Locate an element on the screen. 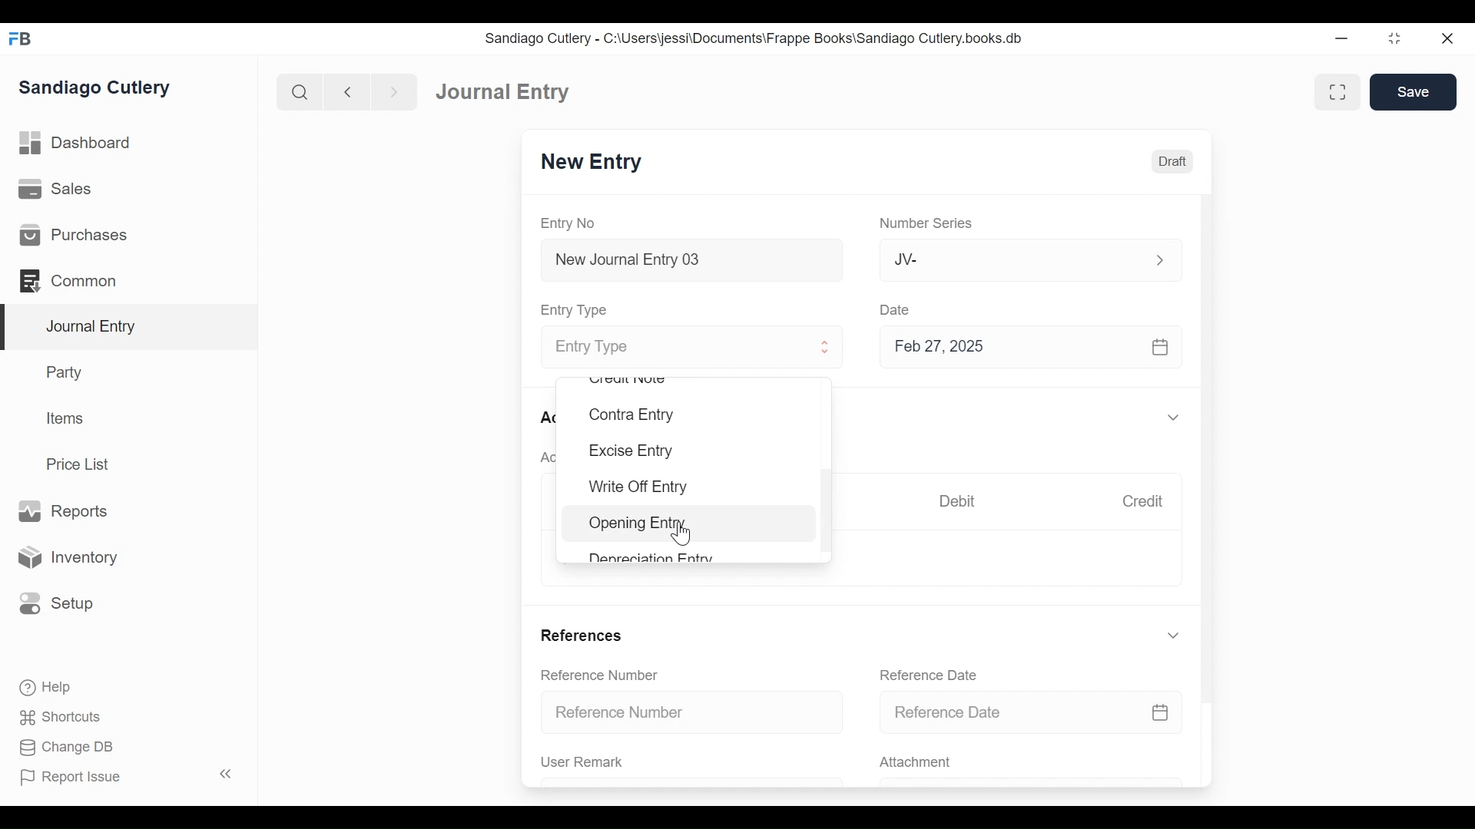 The image size is (1475, 829). Inventory is located at coordinates (66, 557).